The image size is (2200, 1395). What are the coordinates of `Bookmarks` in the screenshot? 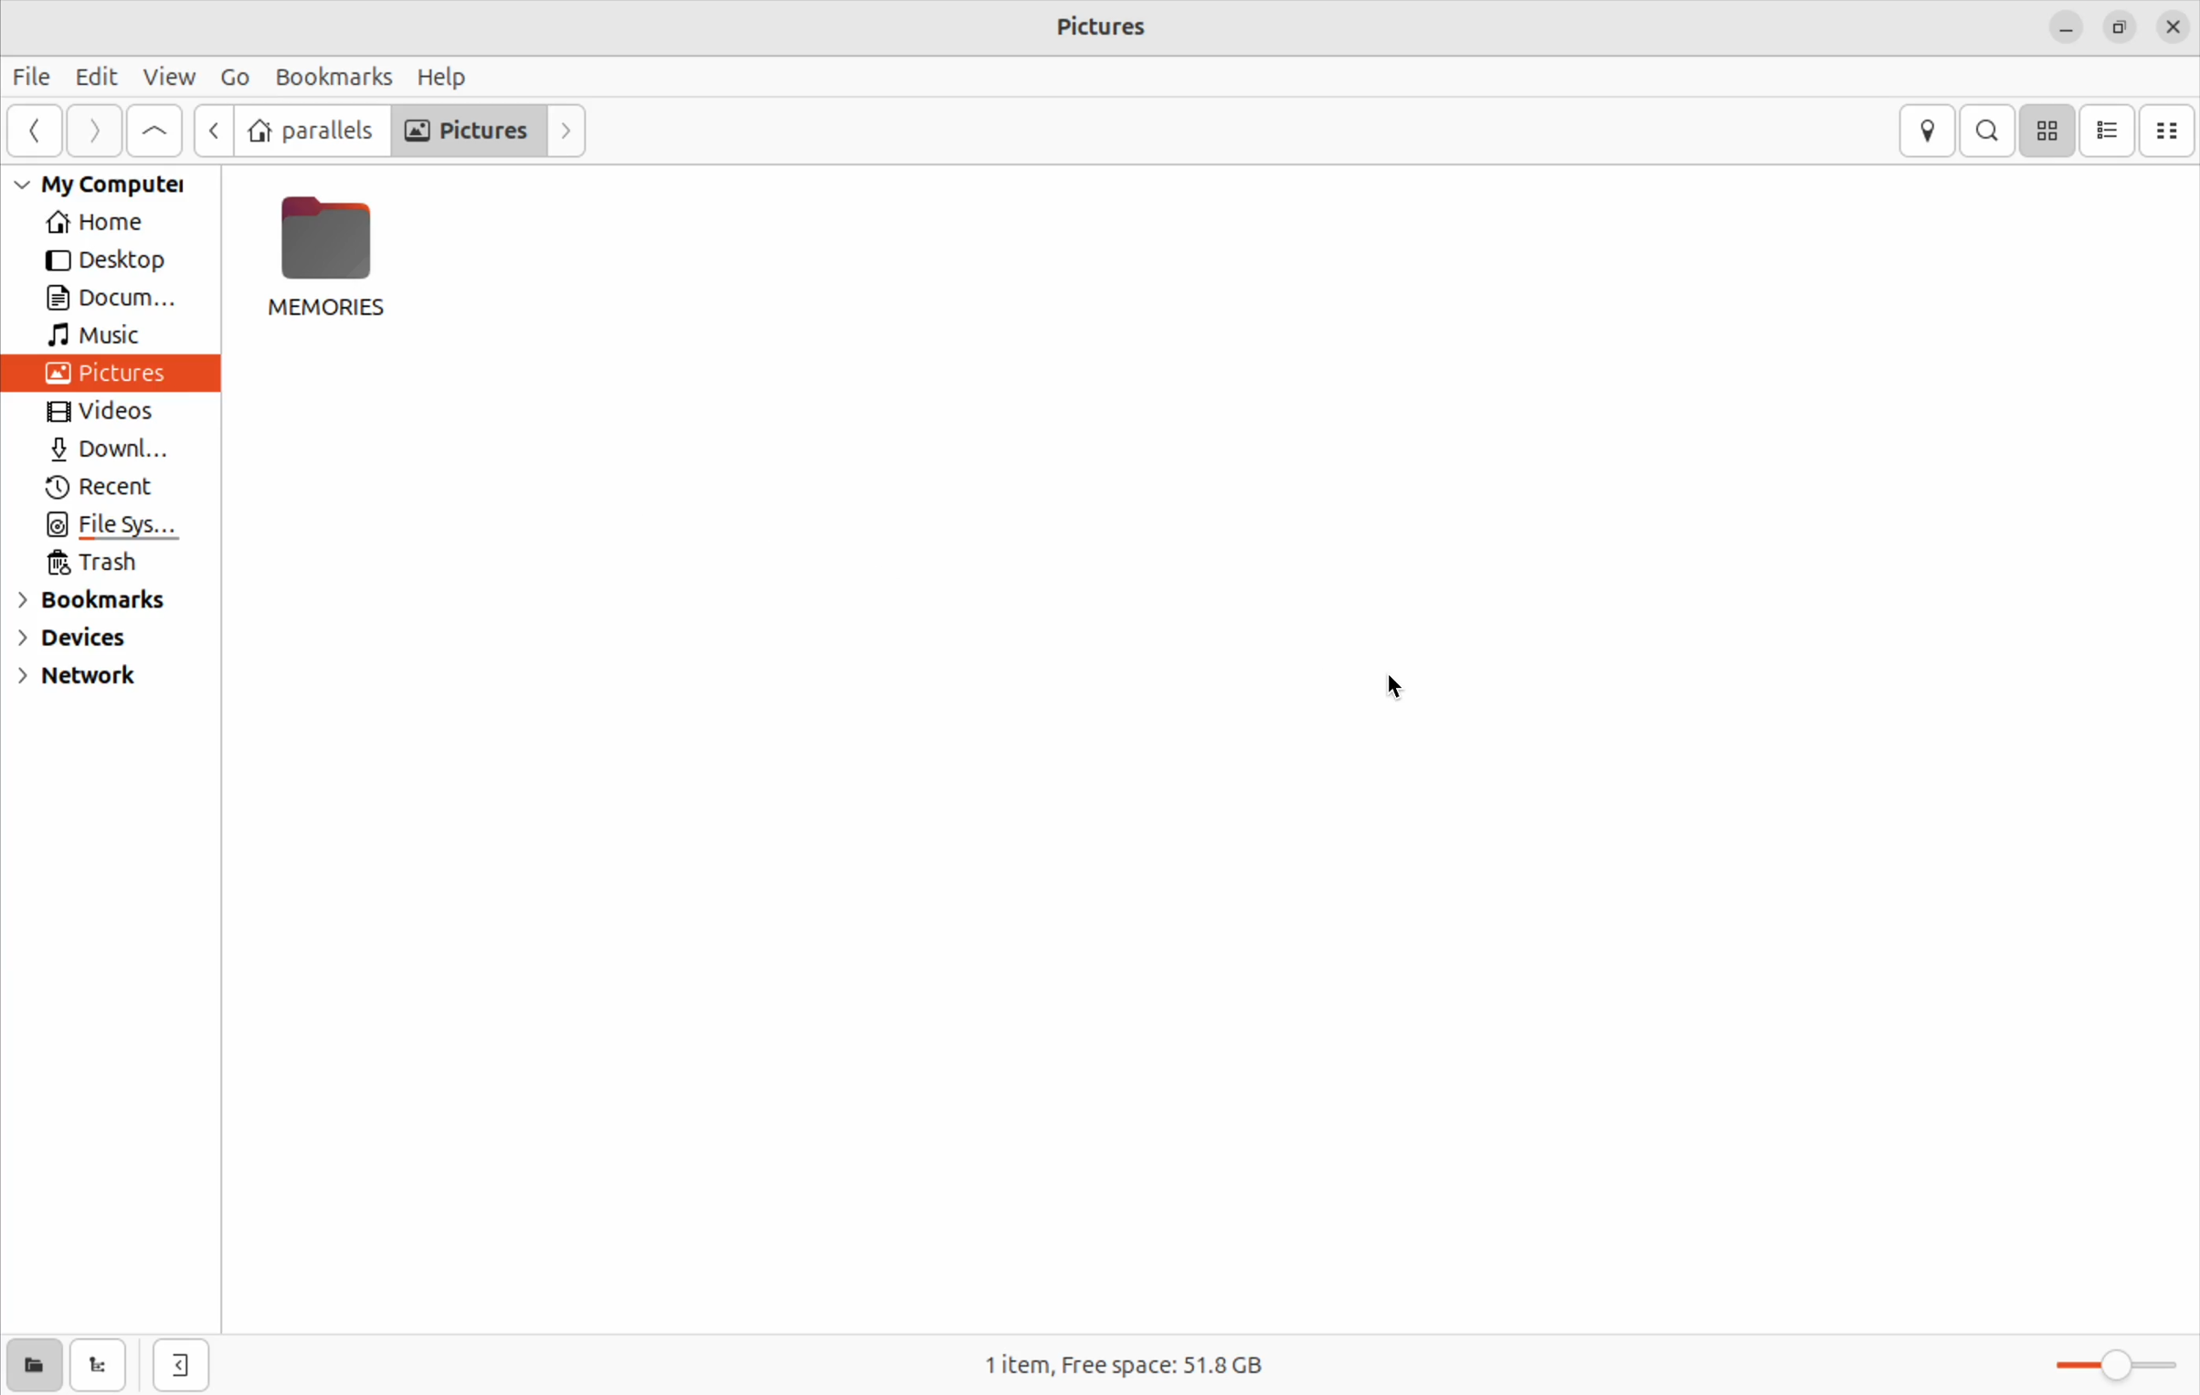 It's located at (336, 75).